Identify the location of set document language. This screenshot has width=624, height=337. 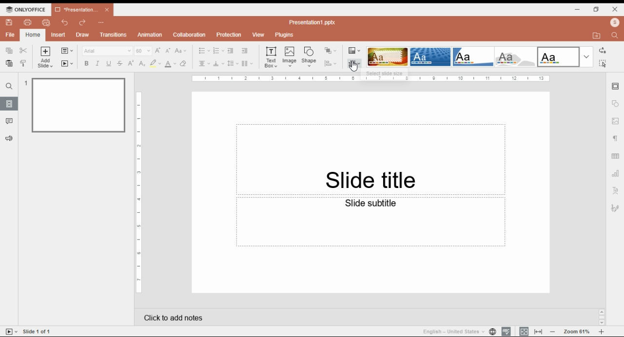
(492, 331).